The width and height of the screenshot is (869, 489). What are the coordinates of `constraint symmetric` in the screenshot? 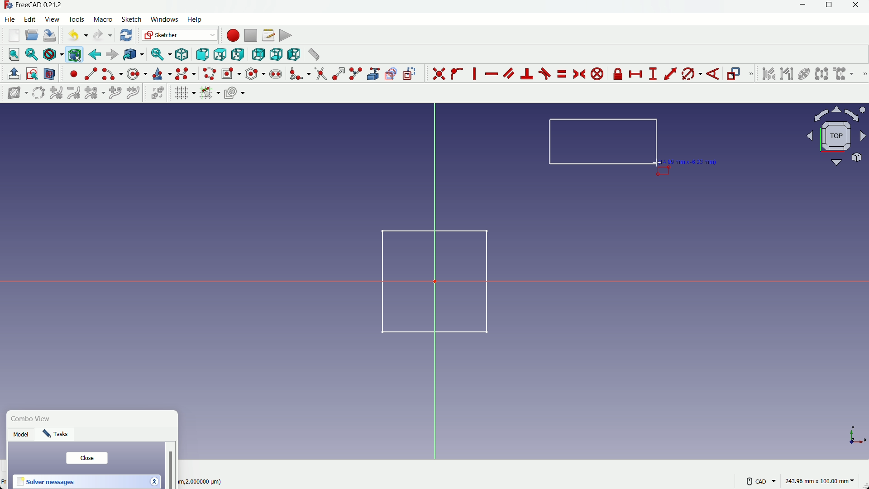 It's located at (580, 74).